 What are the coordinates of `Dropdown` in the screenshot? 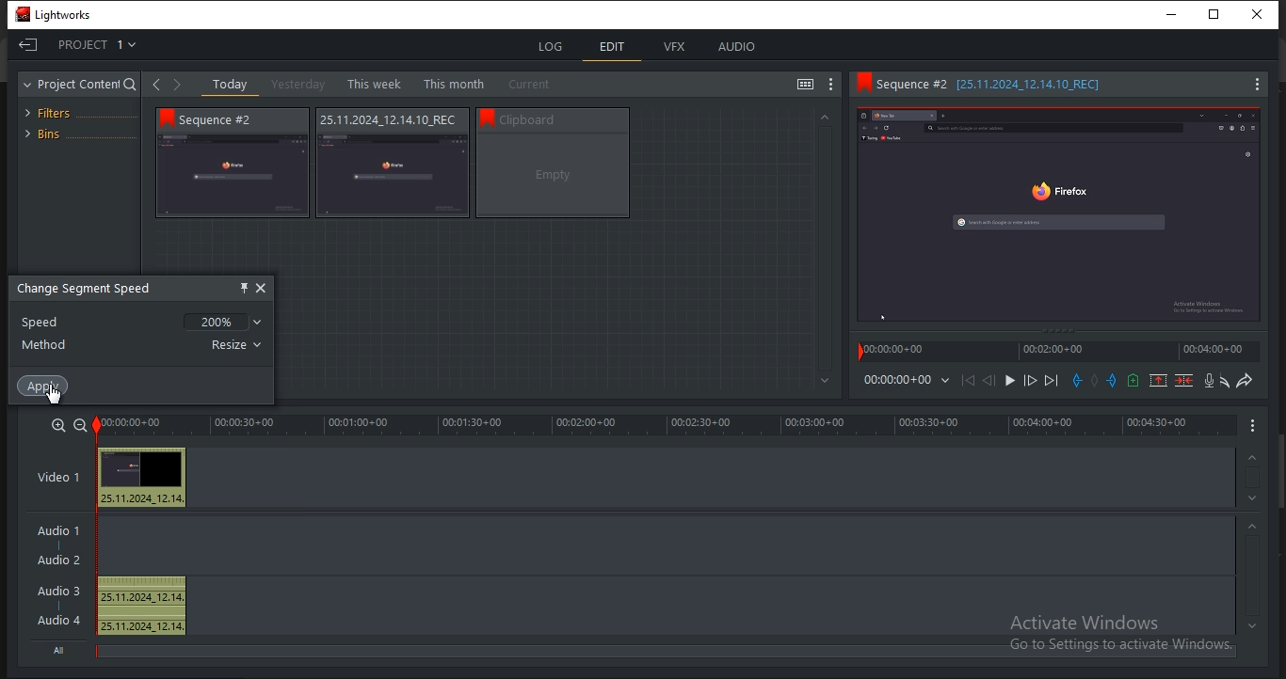 It's located at (942, 383).